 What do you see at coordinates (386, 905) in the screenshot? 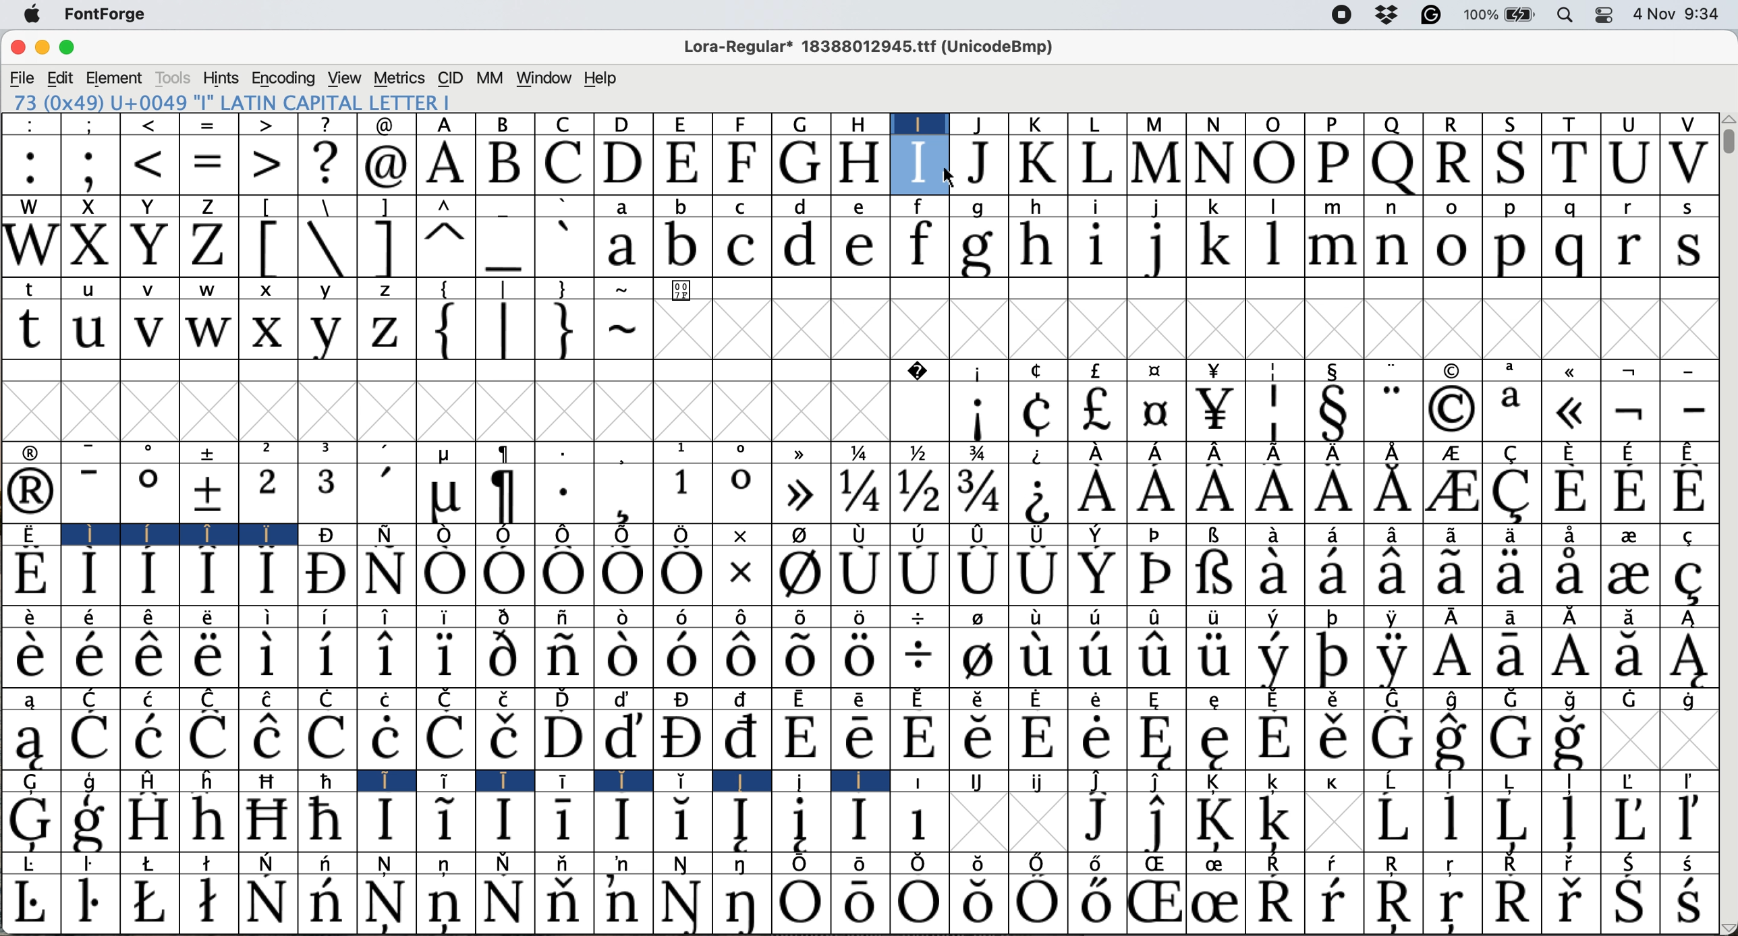
I see `Symbol` at bounding box center [386, 905].